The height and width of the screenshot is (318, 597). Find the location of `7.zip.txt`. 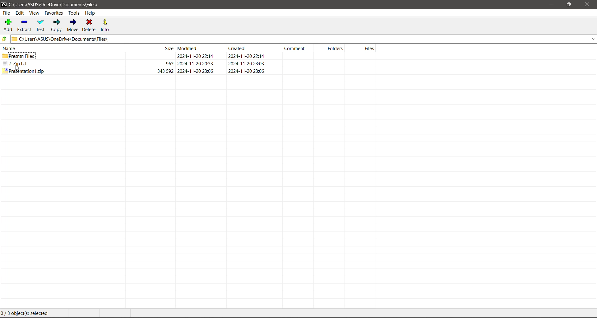

7.zip.txt is located at coordinates (15, 64).